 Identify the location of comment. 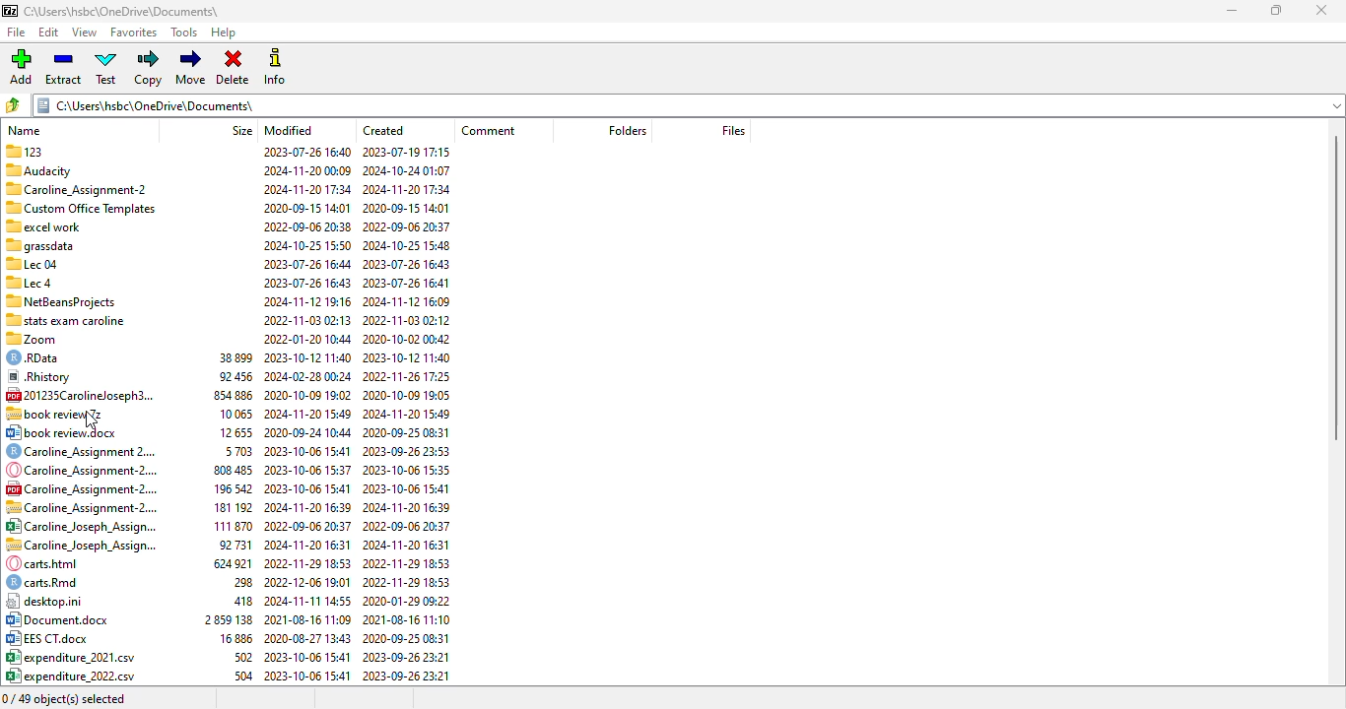
(490, 131).